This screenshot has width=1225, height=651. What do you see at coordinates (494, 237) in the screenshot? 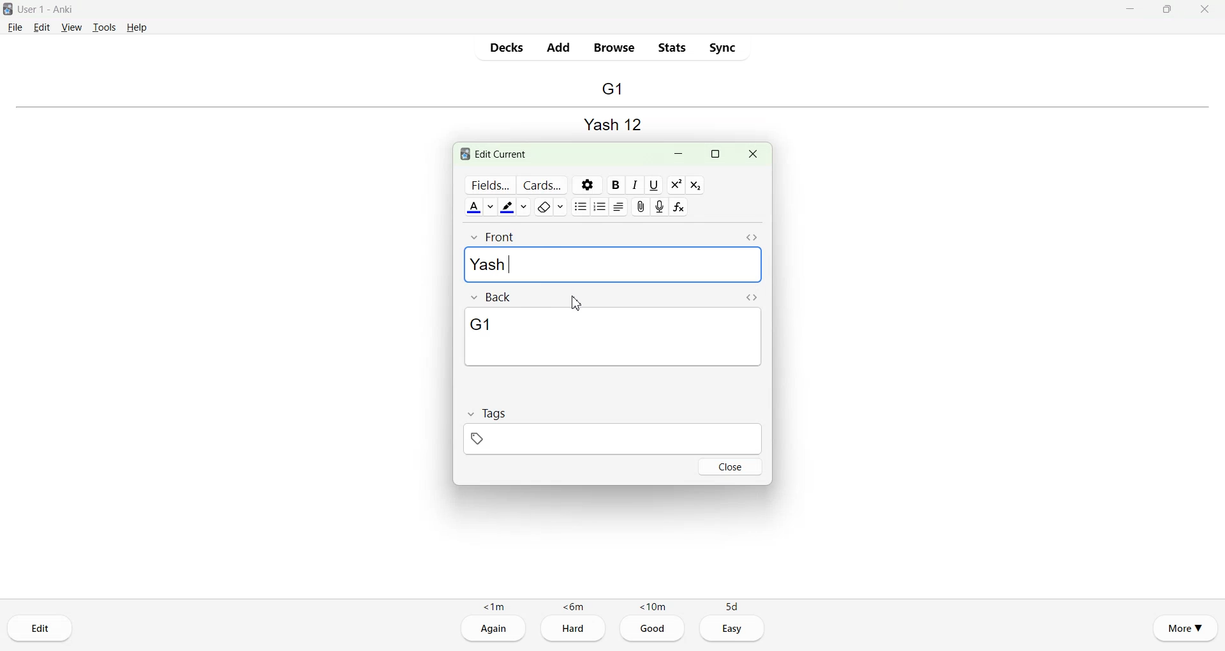
I see `Front` at bounding box center [494, 237].